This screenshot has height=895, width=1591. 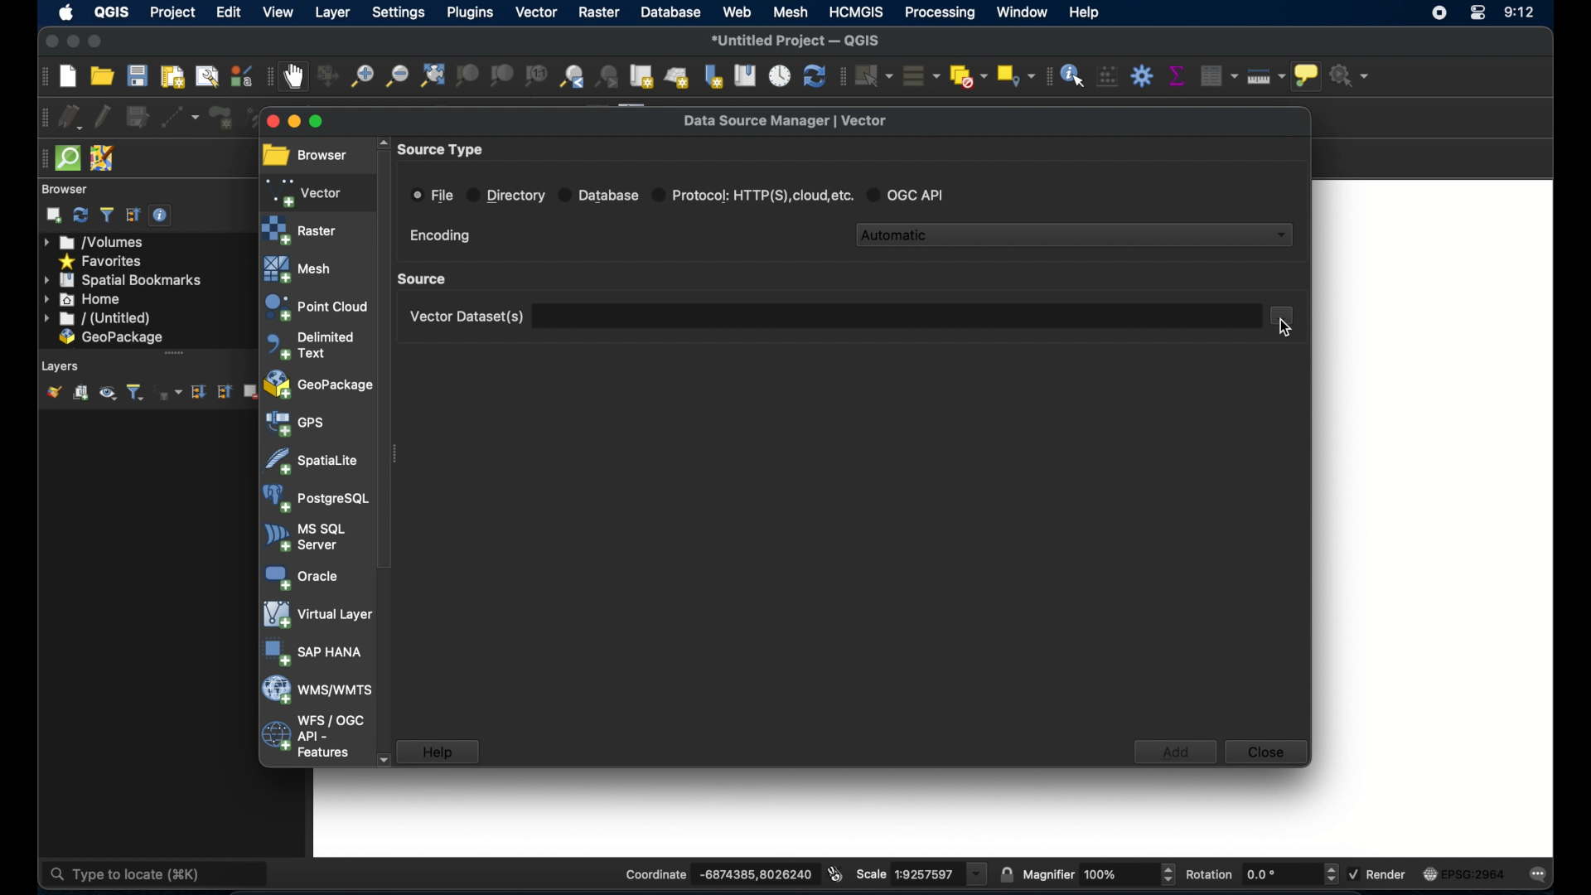 I want to click on browser, so click(x=68, y=189).